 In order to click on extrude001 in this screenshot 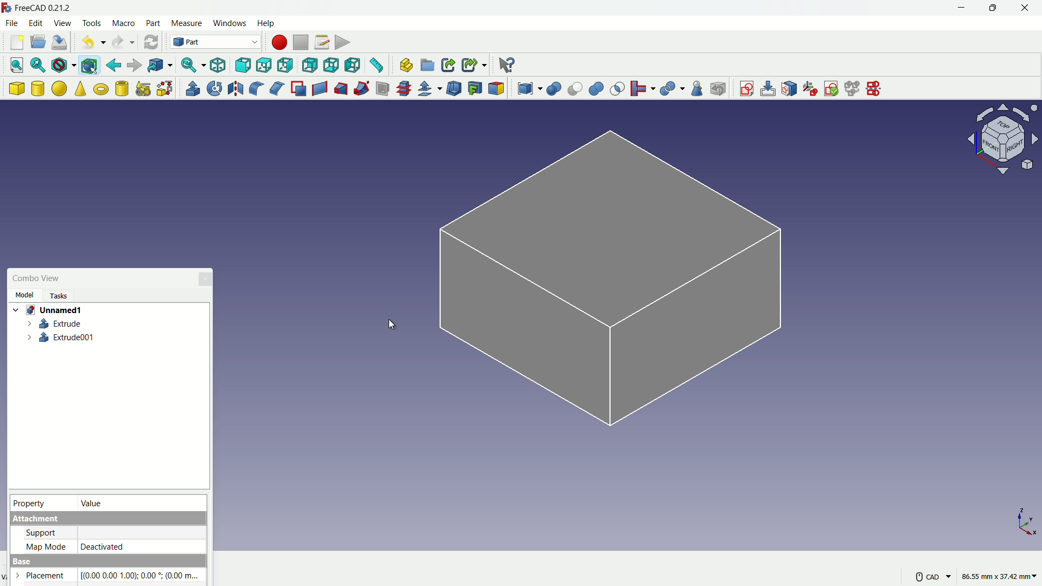, I will do `click(61, 337)`.